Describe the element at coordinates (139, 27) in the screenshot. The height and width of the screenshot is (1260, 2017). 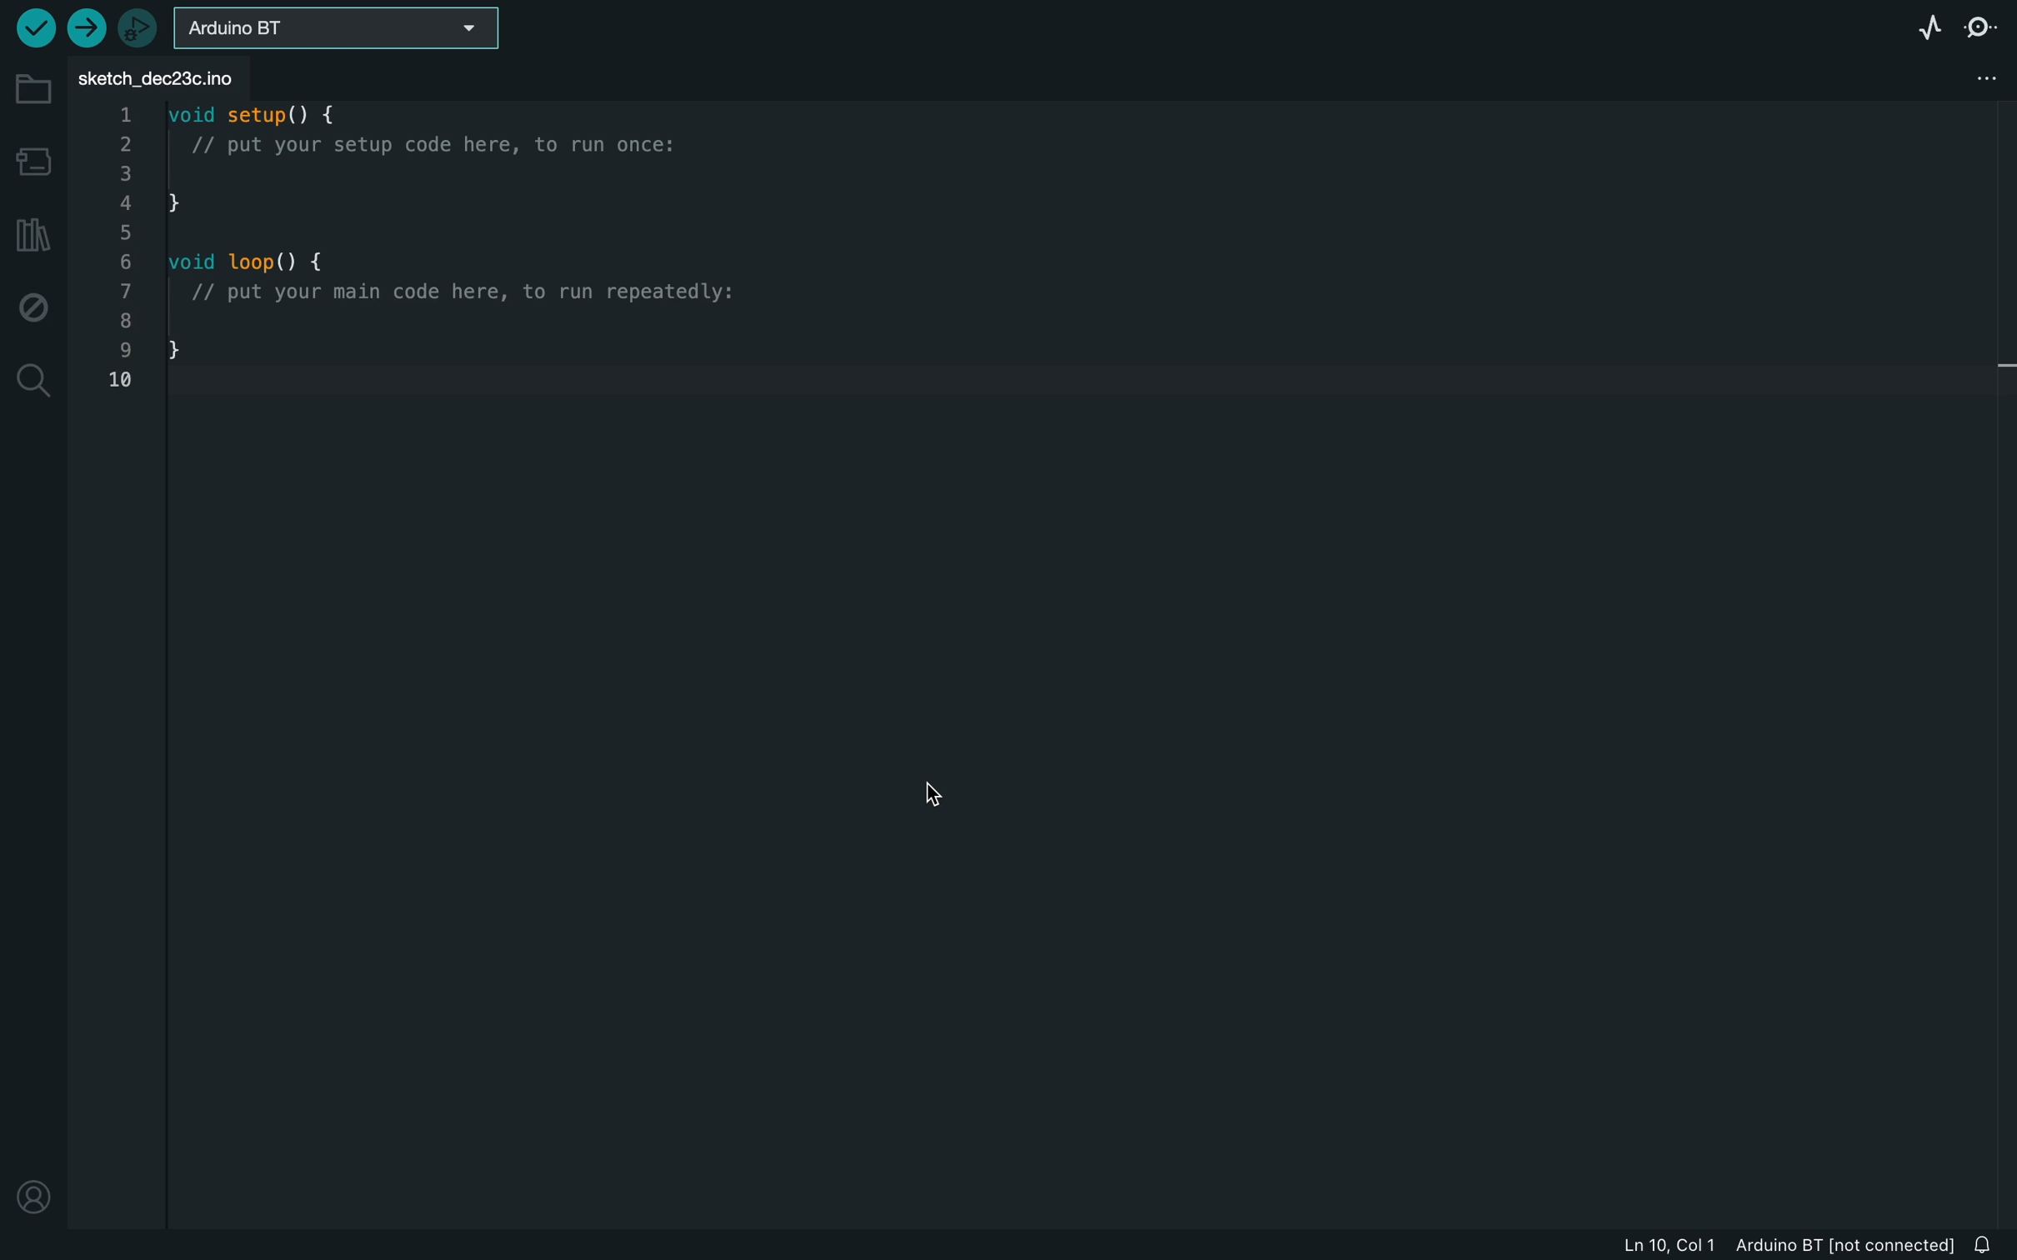
I see `debugger` at that location.